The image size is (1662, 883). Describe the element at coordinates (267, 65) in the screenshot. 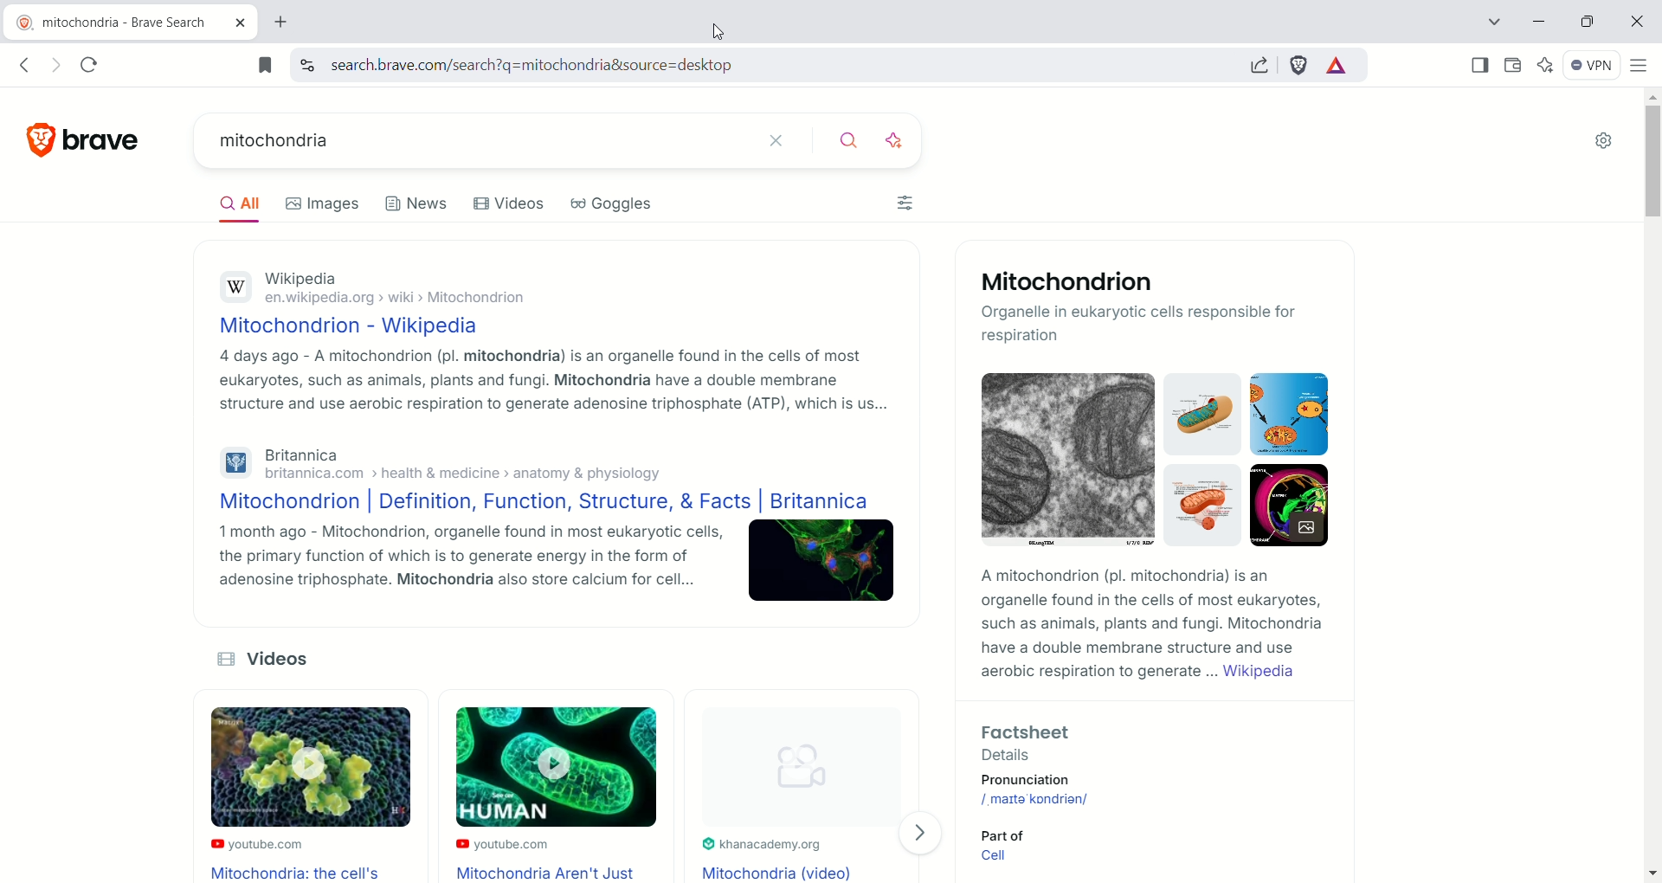

I see `bookmark` at that location.